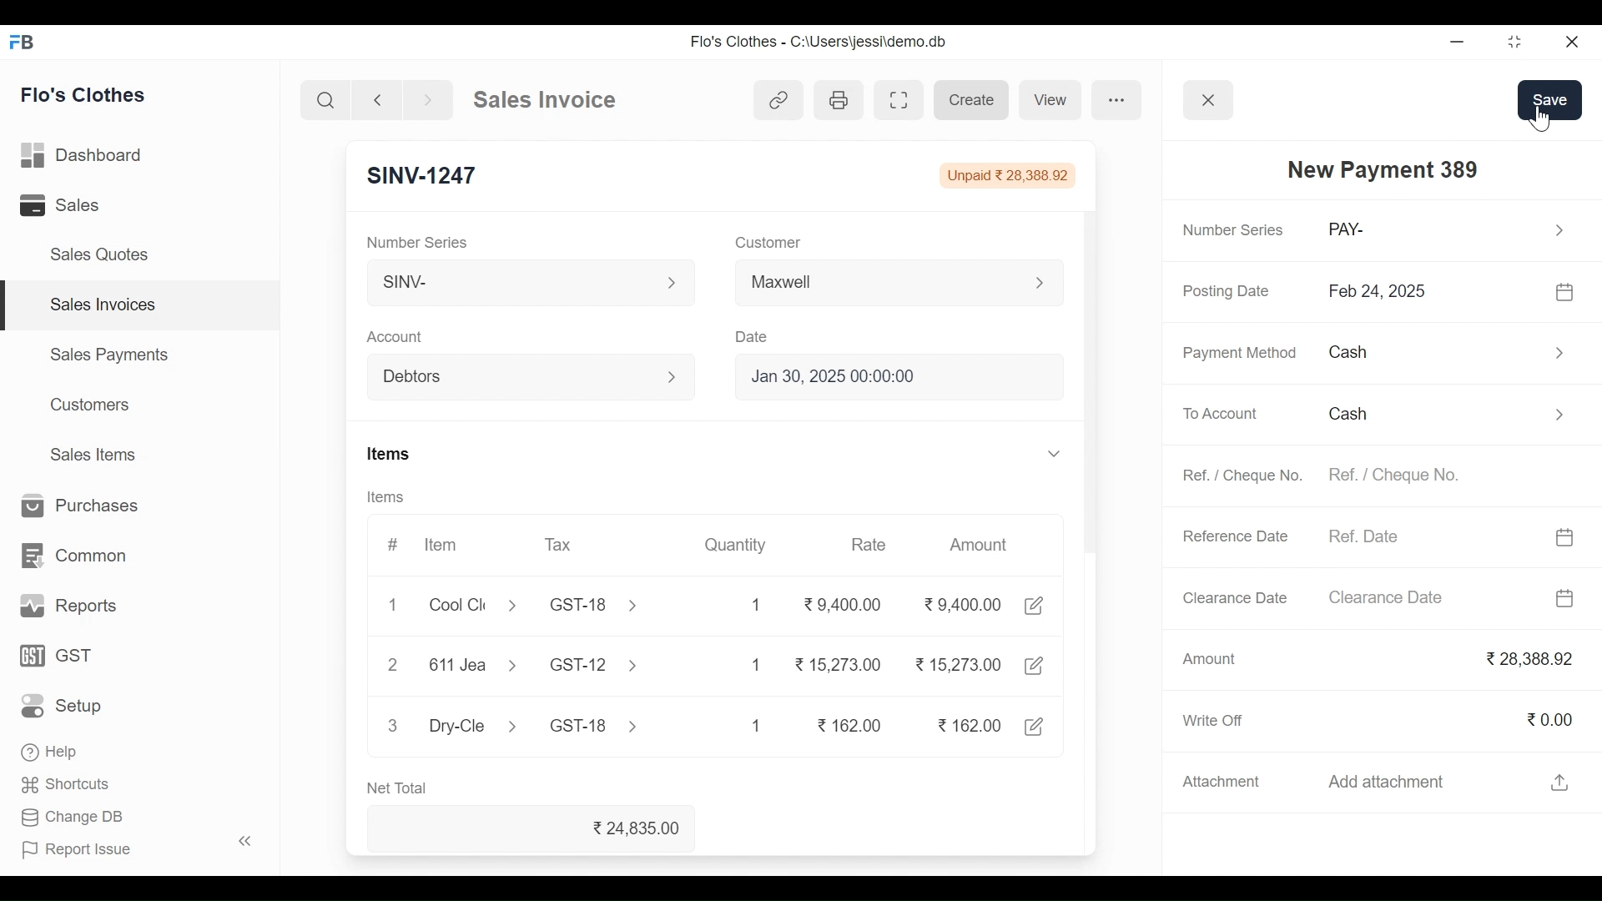  I want to click on SINV-, so click(499, 280).